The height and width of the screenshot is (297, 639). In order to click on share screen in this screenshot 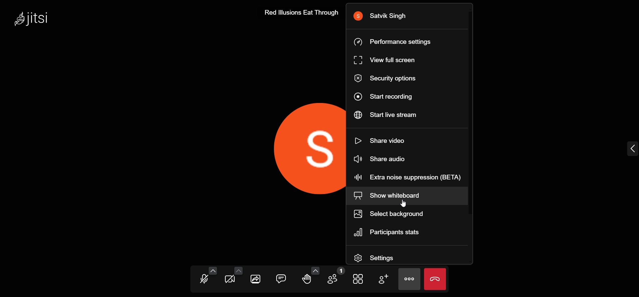, I will do `click(256, 279)`.